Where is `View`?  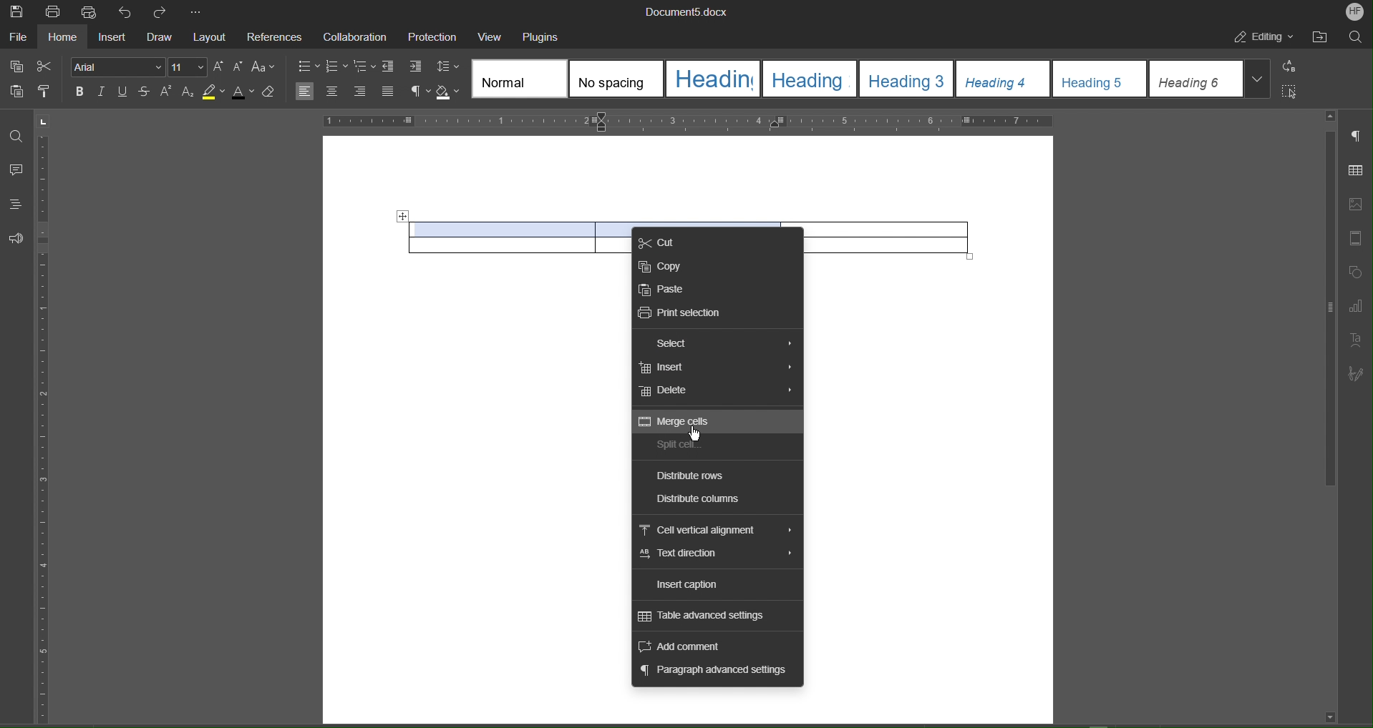
View is located at coordinates (493, 36).